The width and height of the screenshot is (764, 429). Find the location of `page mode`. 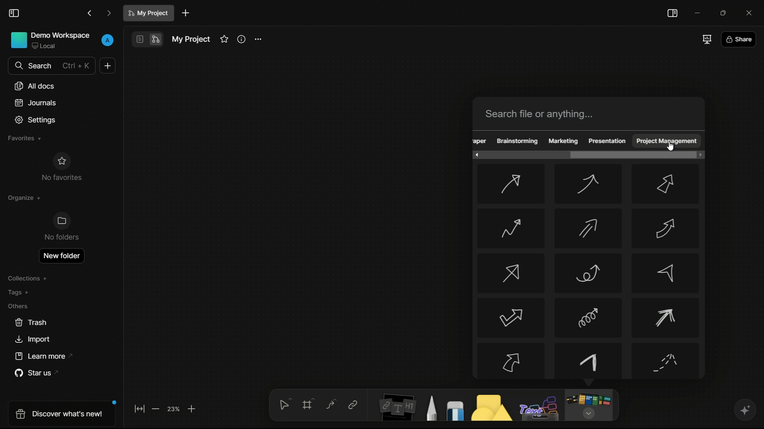

page mode is located at coordinates (139, 39).